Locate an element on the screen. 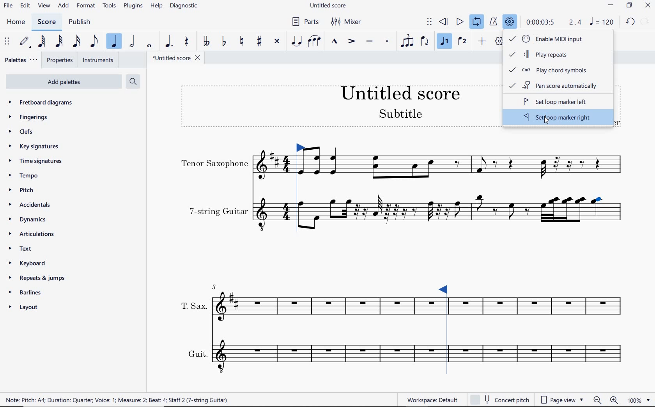  REDO is located at coordinates (646, 21).